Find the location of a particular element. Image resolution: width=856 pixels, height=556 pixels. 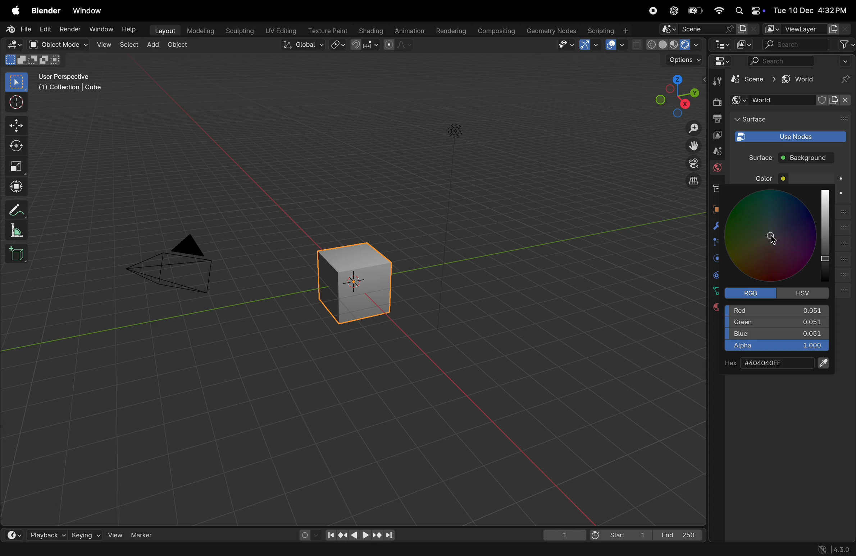

transform is located at coordinates (18, 147).